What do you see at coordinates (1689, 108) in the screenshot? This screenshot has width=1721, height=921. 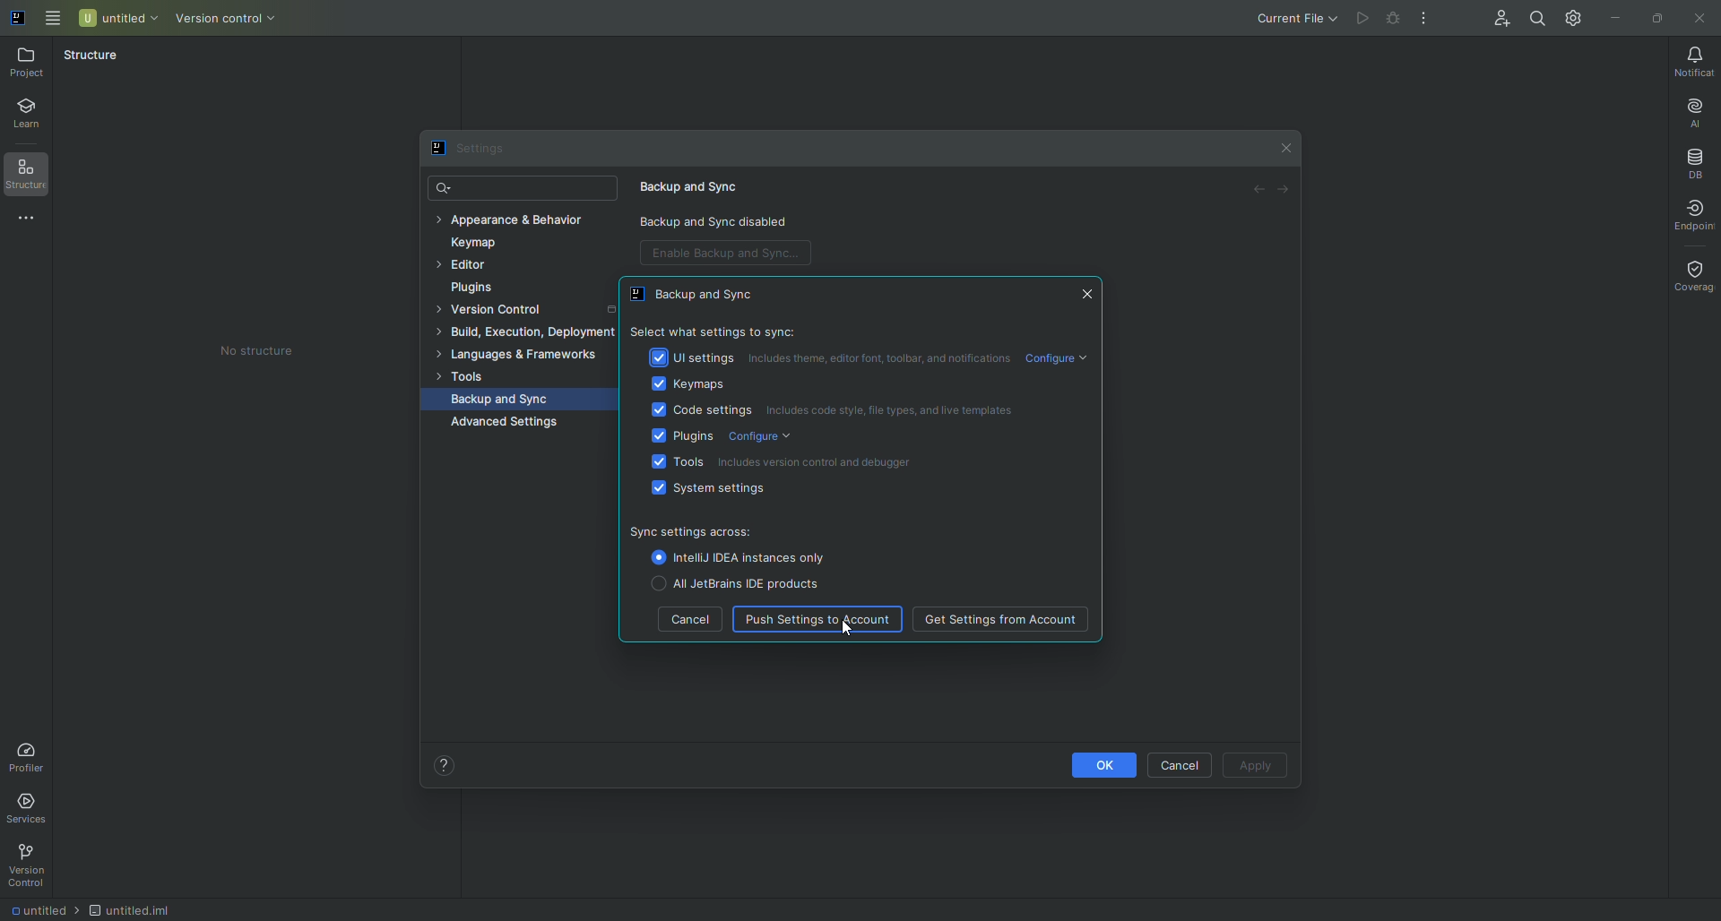 I see `AI Assistant` at bounding box center [1689, 108].